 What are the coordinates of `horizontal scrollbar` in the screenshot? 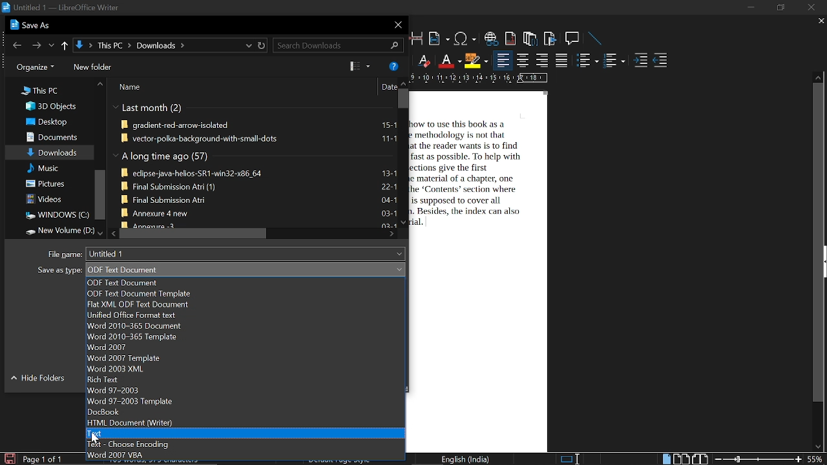 It's located at (192, 234).